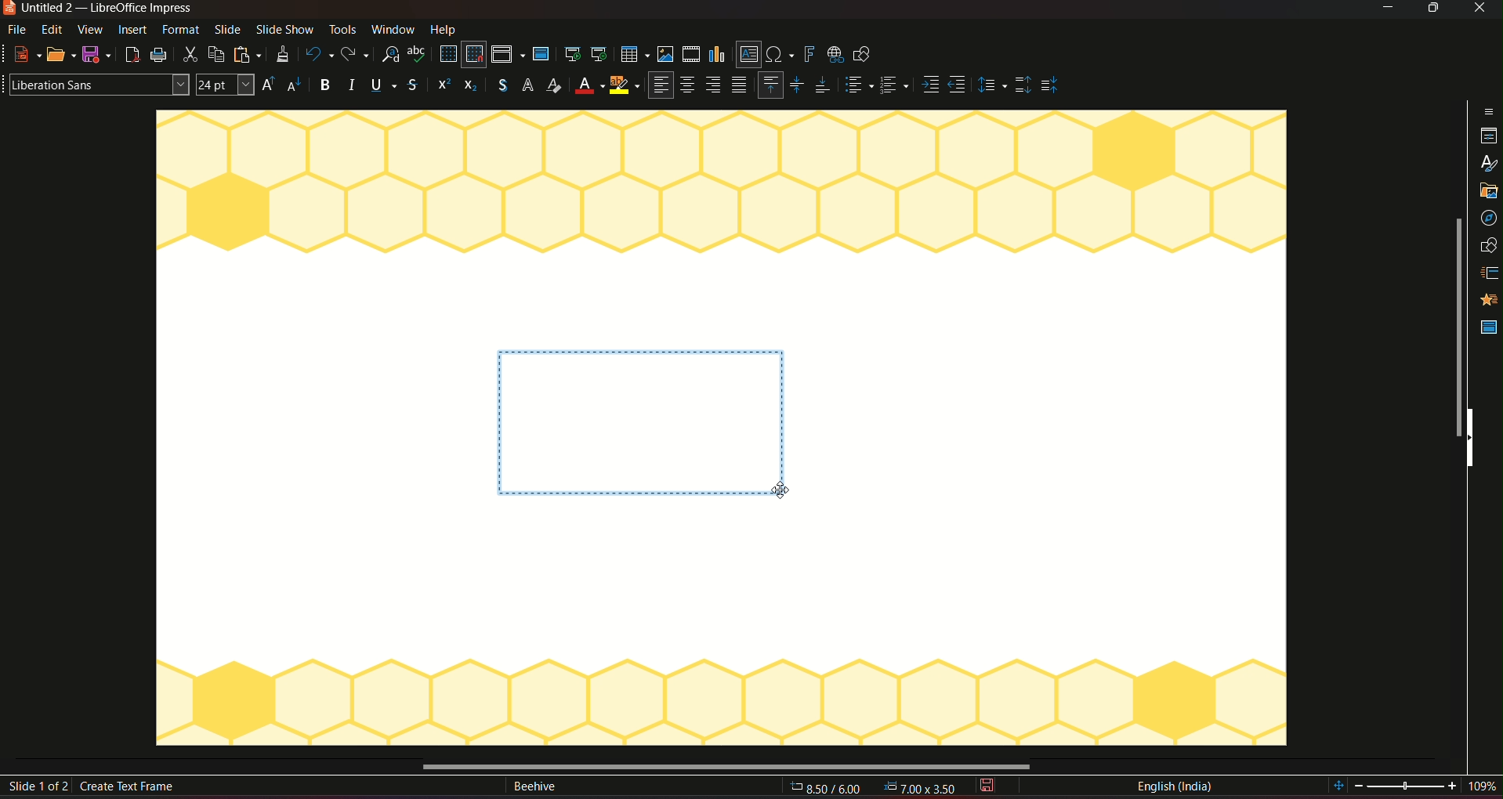 This screenshot has width=1503, height=799. What do you see at coordinates (392, 55) in the screenshot?
I see `find and replace` at bounding box center [392, 55].